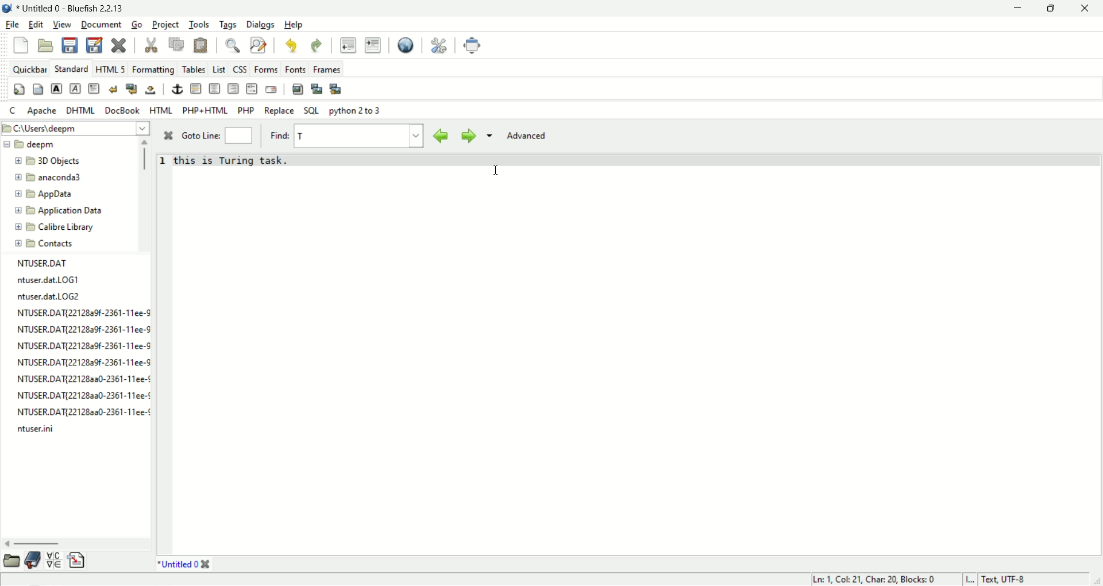 Image resolution: width=1103 pixels, height=586 pixels. Describe the element at coordinates (199, 25) in the screenshot. I see `tools` at that location.